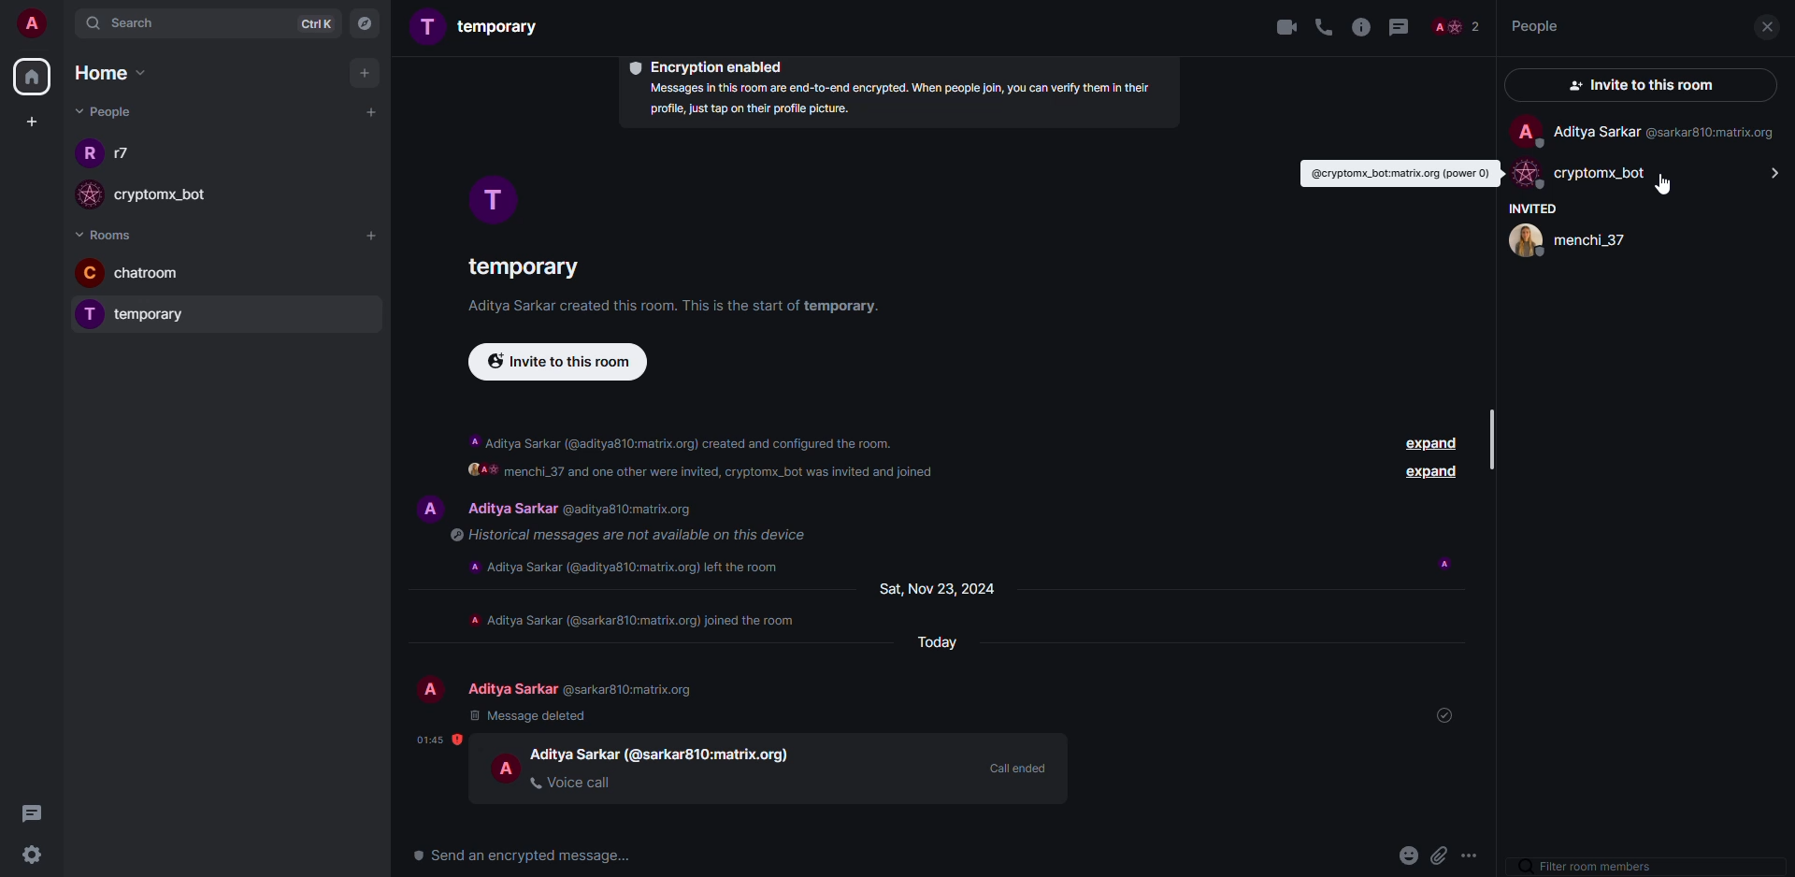  Describe the element at coordinates (427, 506) in the screenshot. I see `profile` at that location.